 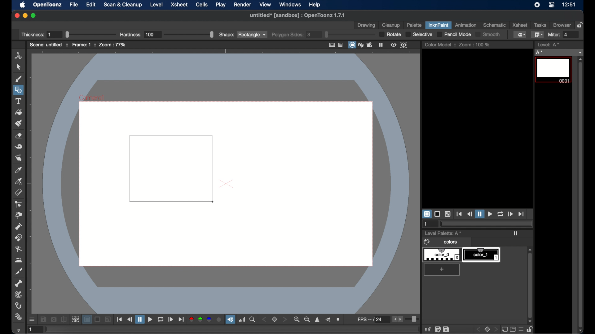 I want to click on compare to snapshot, so click(x=64, y=319).